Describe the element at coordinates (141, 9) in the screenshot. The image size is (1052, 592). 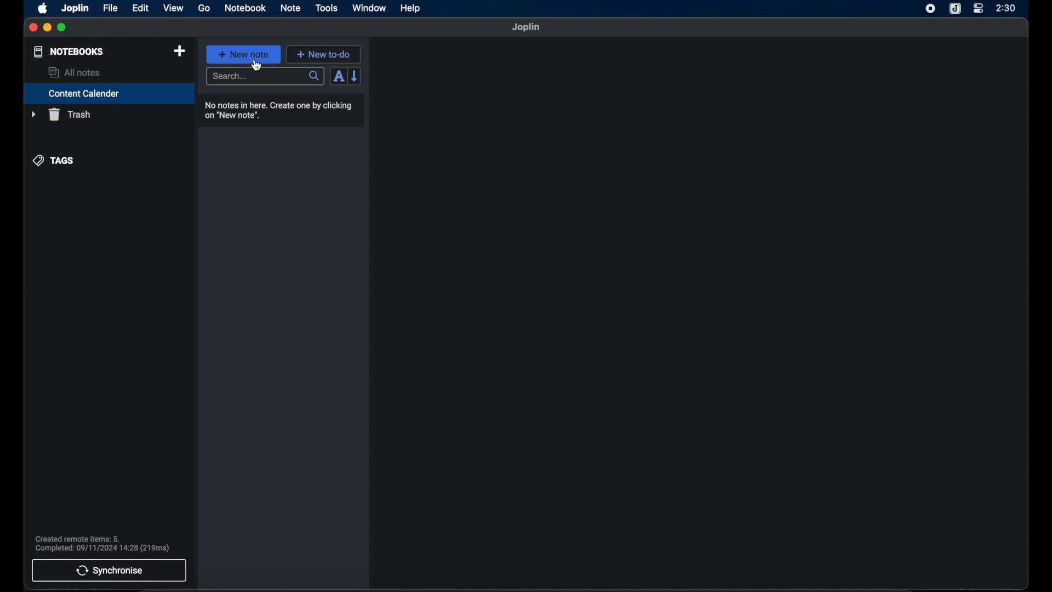
I see `edit` at that location.